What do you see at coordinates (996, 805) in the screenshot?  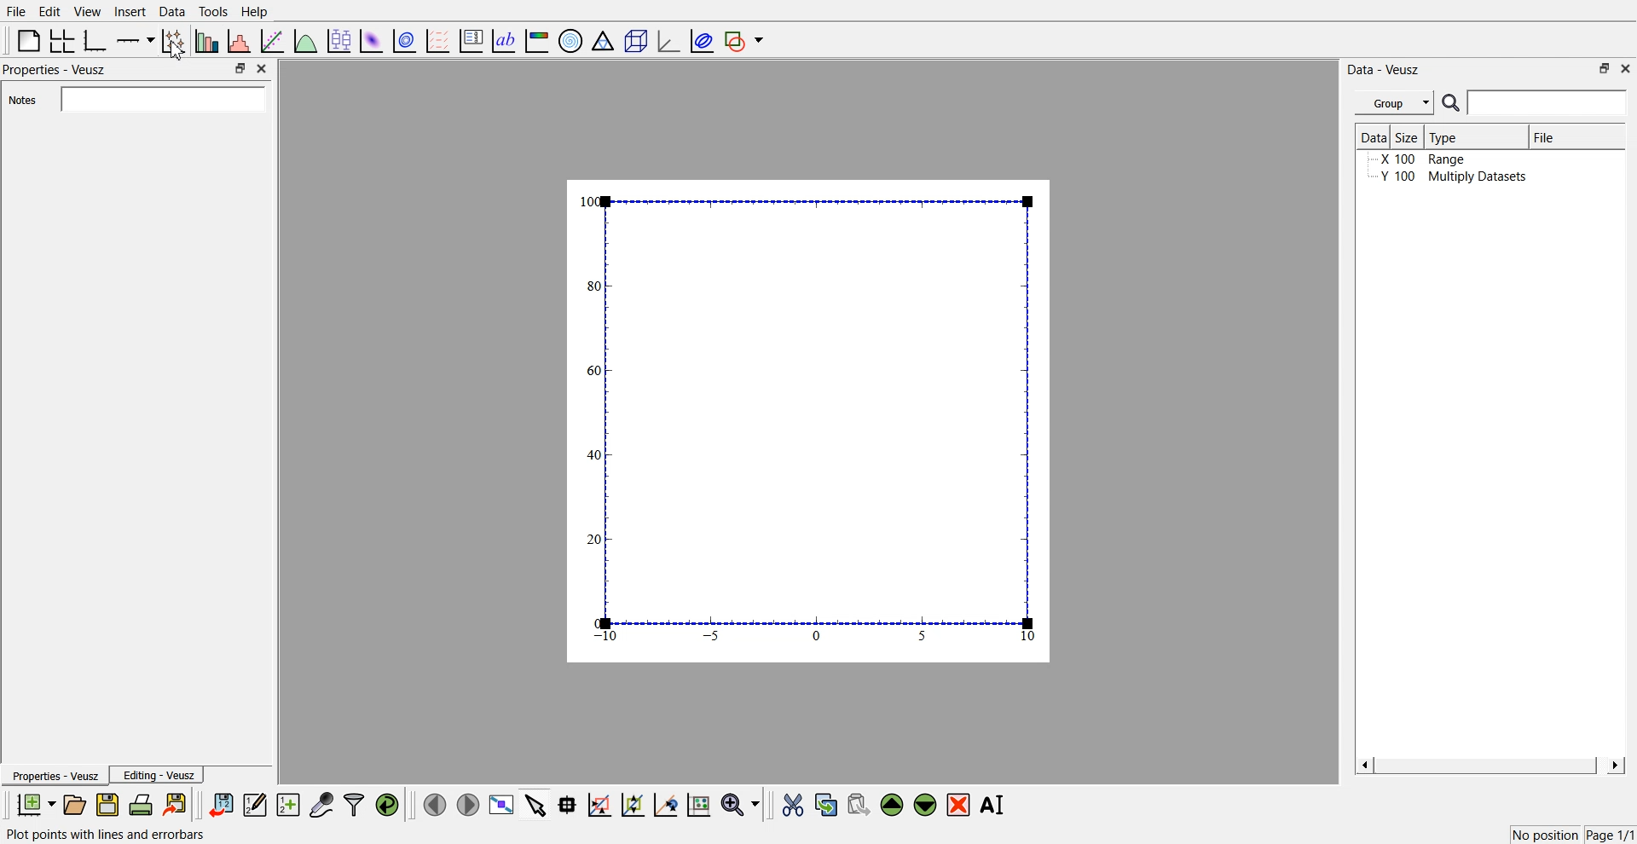 I see `Rename the selected widgets` at bounding box center [996, 805].